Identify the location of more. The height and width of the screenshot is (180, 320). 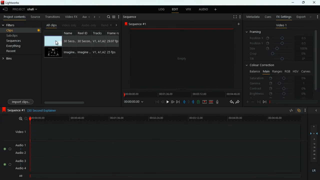
(247, 101).